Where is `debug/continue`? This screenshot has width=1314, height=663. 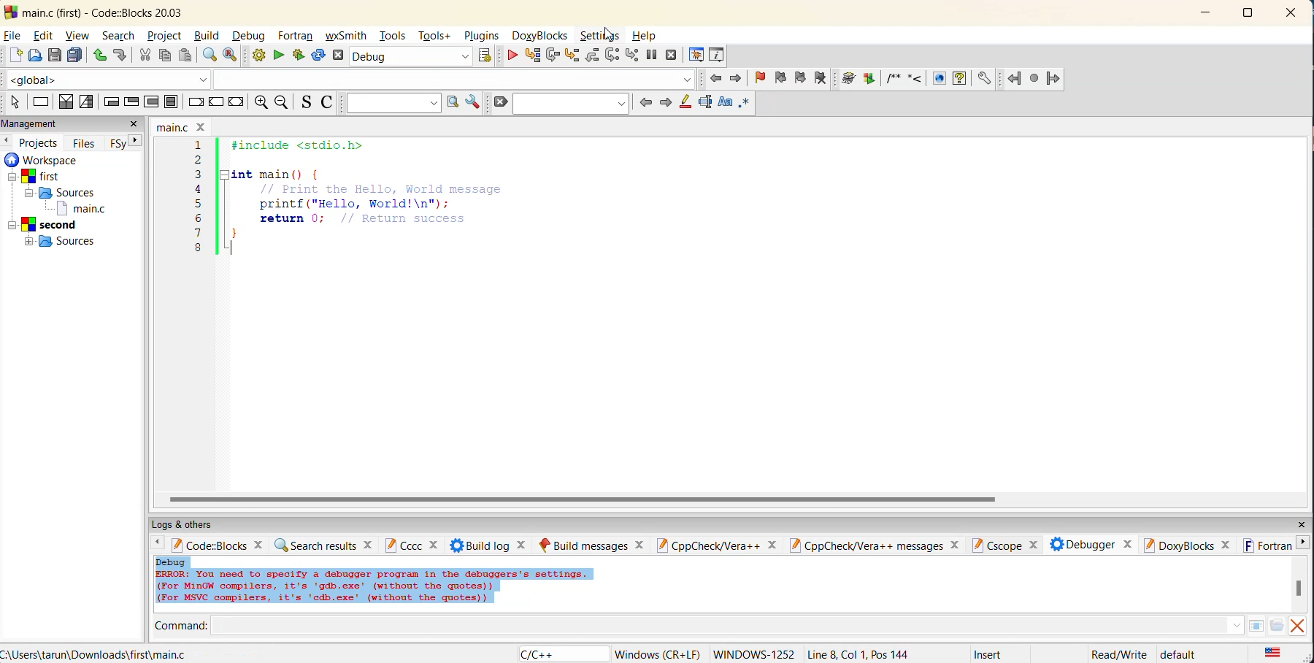
debug/continue is located at coordinates (511, 58).